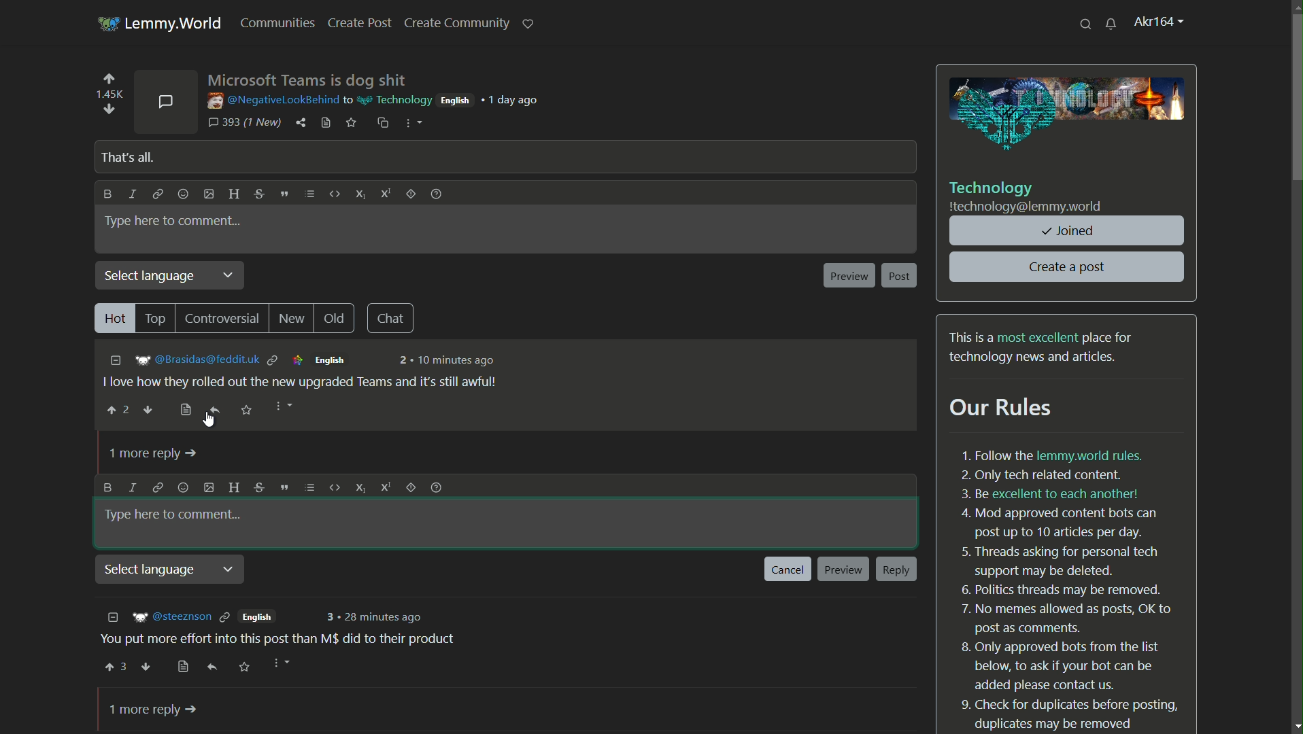 The height and width of the screenshot is (734, 1303). Describe the element at coordinates (1111, 23) in the screenshot. I see `unread messages` at that location.